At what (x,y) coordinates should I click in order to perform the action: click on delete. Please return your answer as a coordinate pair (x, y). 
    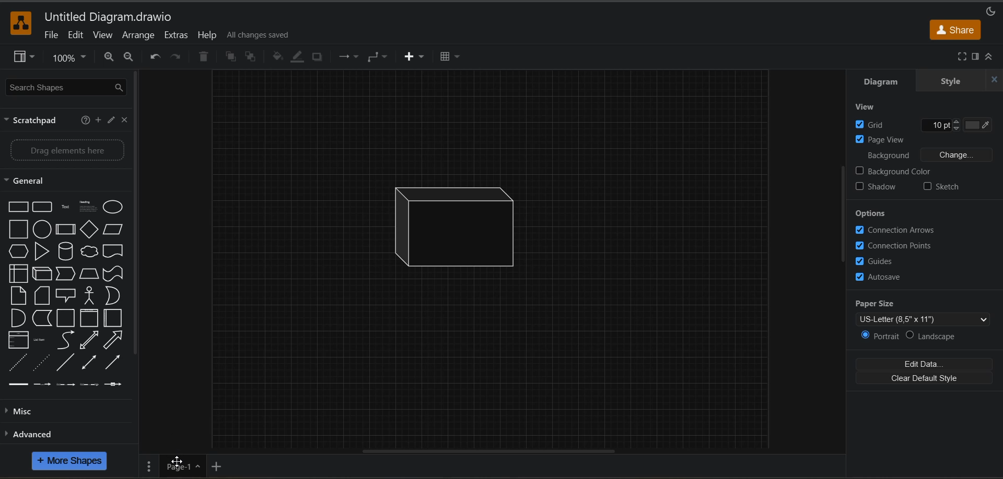
    Looking at the image, I should click on (203, 57).